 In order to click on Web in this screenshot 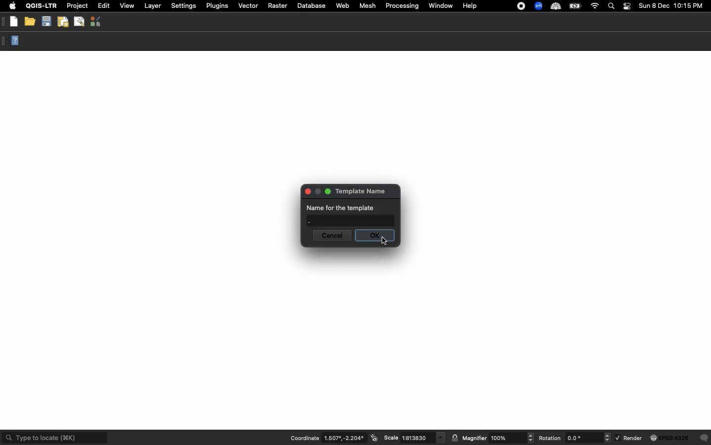, I will do `click(343, 5)`.